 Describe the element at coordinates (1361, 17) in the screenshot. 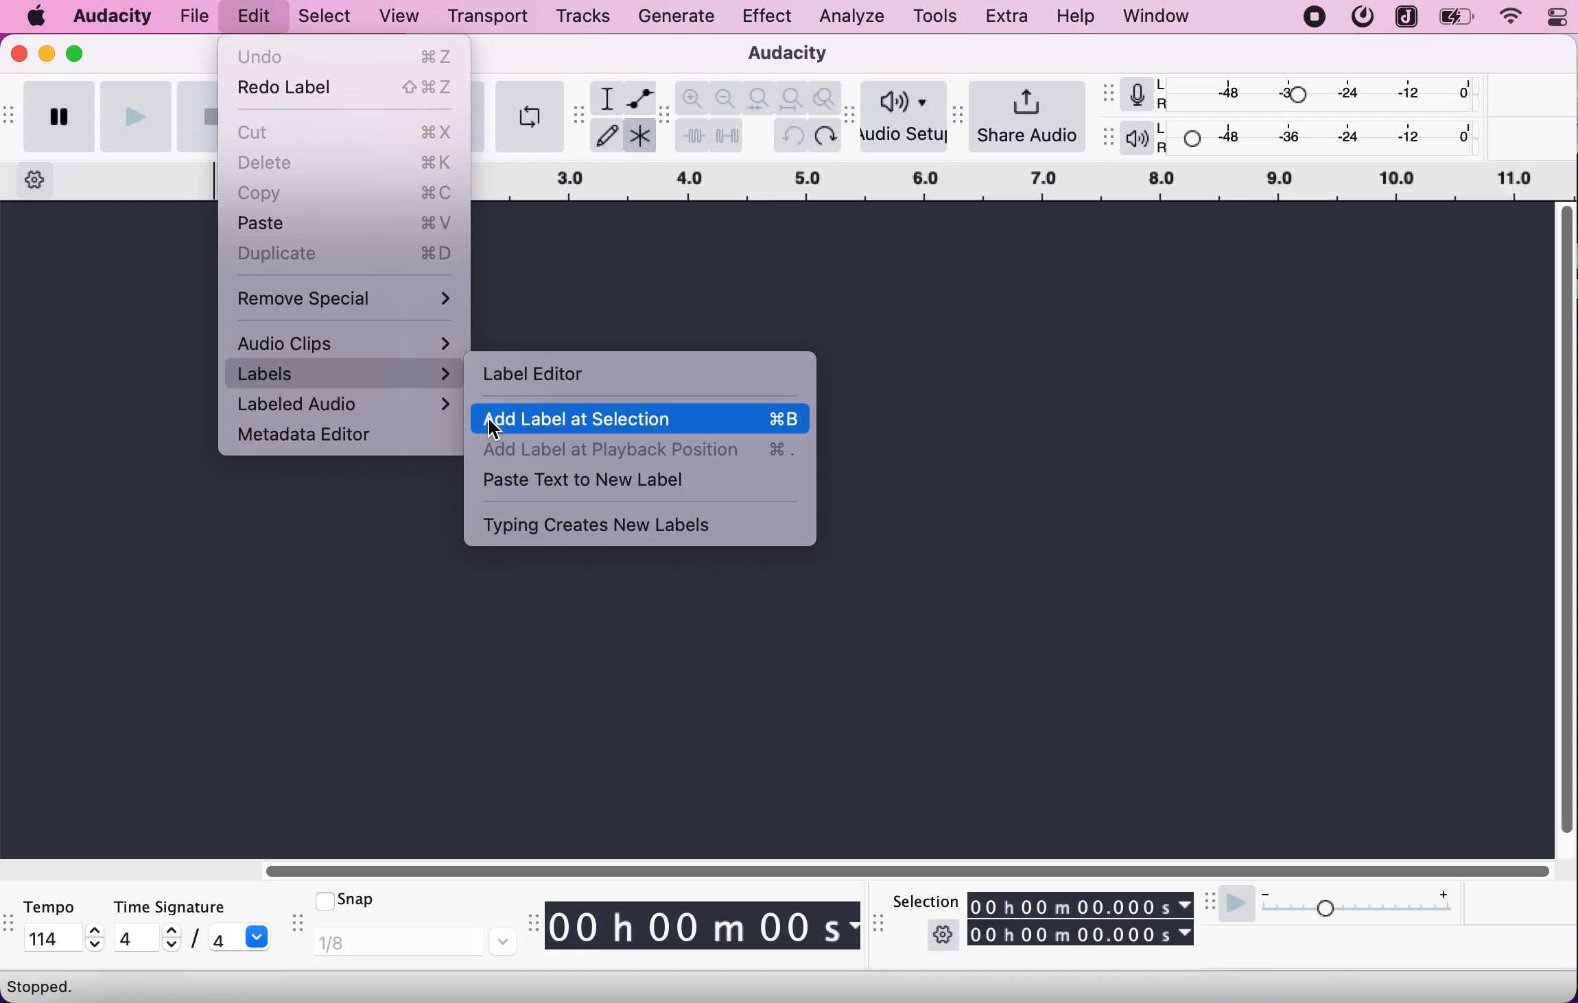

I see `mattermost logo` at that location.